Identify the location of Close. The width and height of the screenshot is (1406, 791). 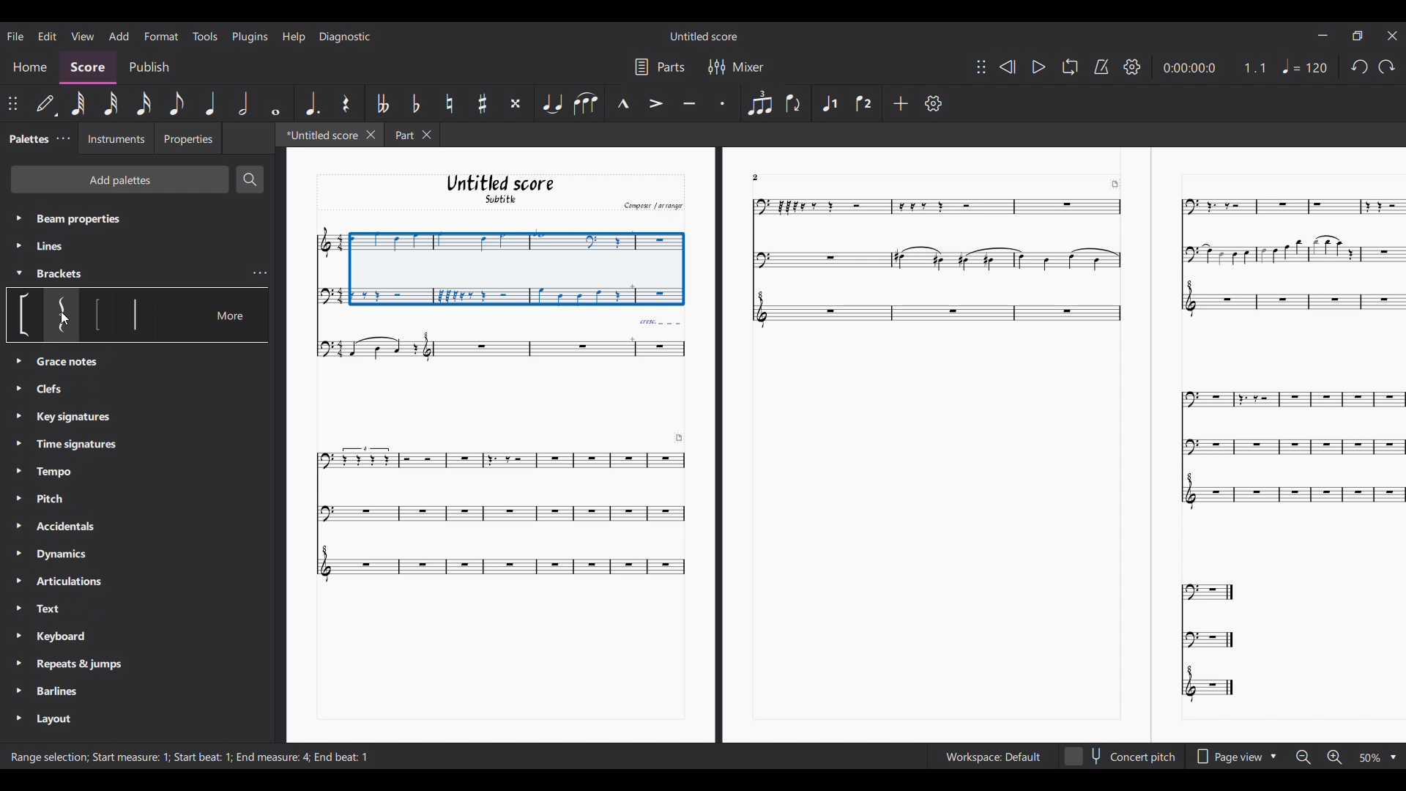
(371, 135).